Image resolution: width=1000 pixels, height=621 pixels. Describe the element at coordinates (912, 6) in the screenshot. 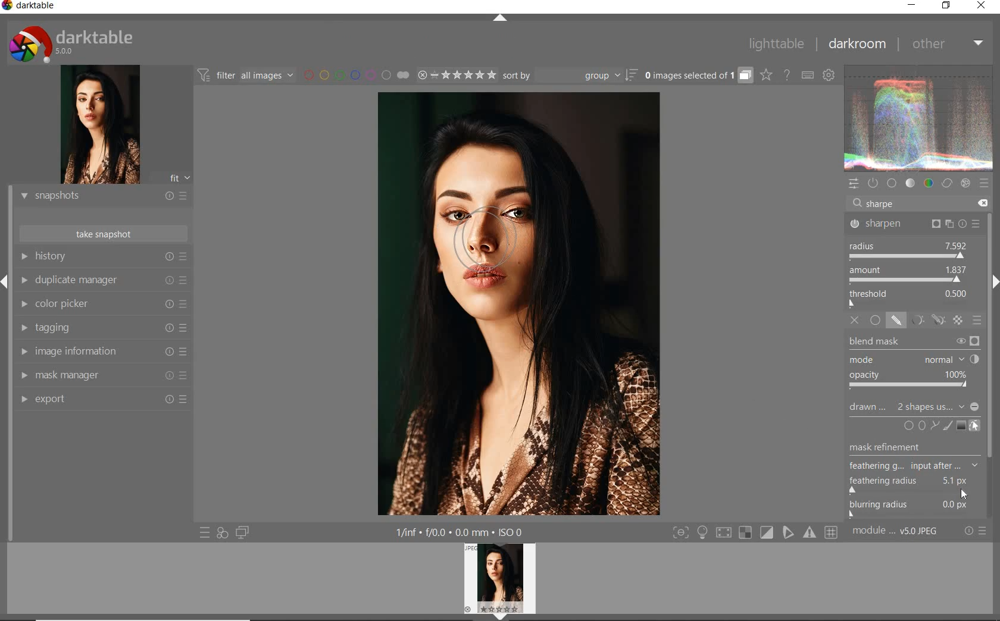

I see `MINIMIZE` at that location.